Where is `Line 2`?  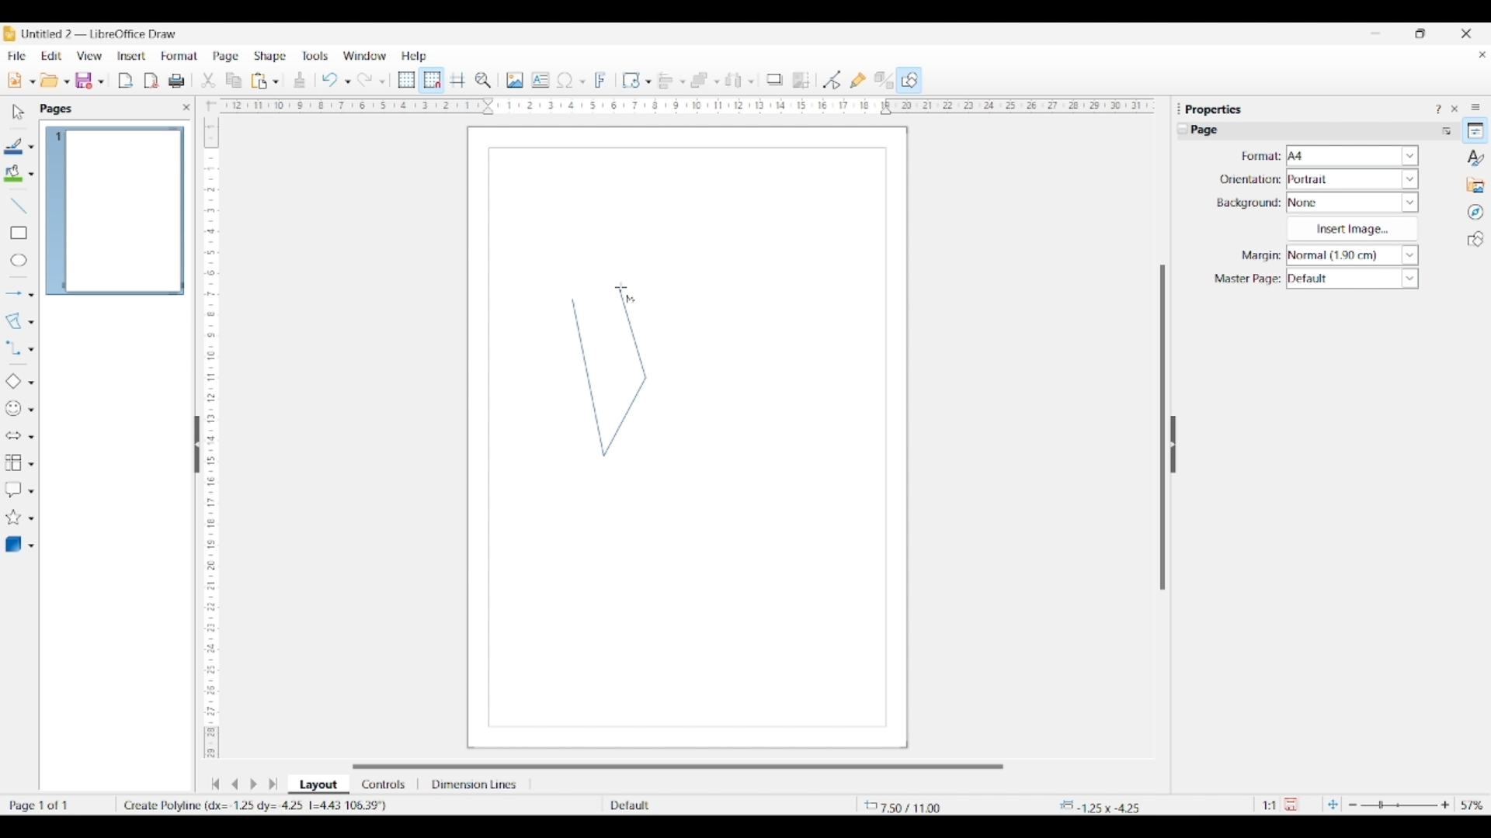 Line 2 is located at coordinates (625, 415).